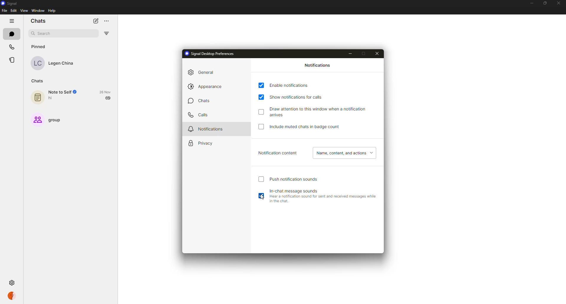 This screenshot has height=304, width=566. Describe the element at coordinates (349, 53) in the screenshot. I see `minimize` at that location.